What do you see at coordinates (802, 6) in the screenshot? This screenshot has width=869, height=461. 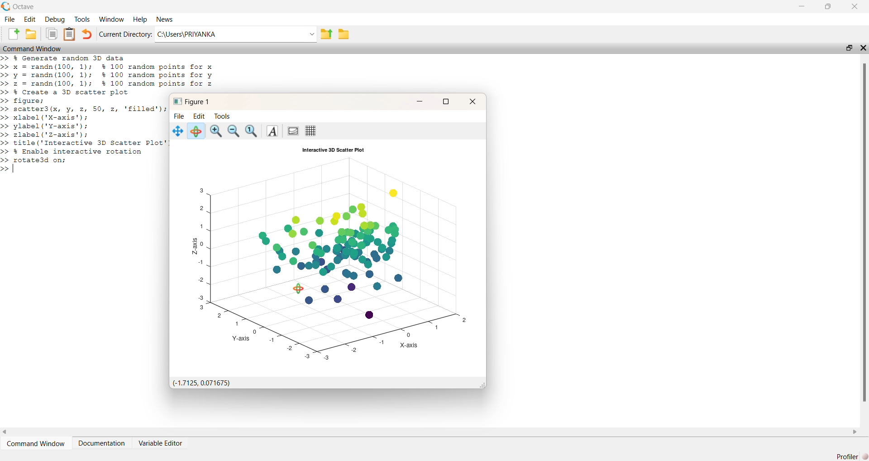 I see `minimize` at bounding box center [802, 6].